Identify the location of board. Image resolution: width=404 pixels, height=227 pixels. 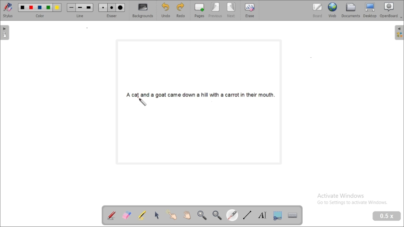
(317, 11).